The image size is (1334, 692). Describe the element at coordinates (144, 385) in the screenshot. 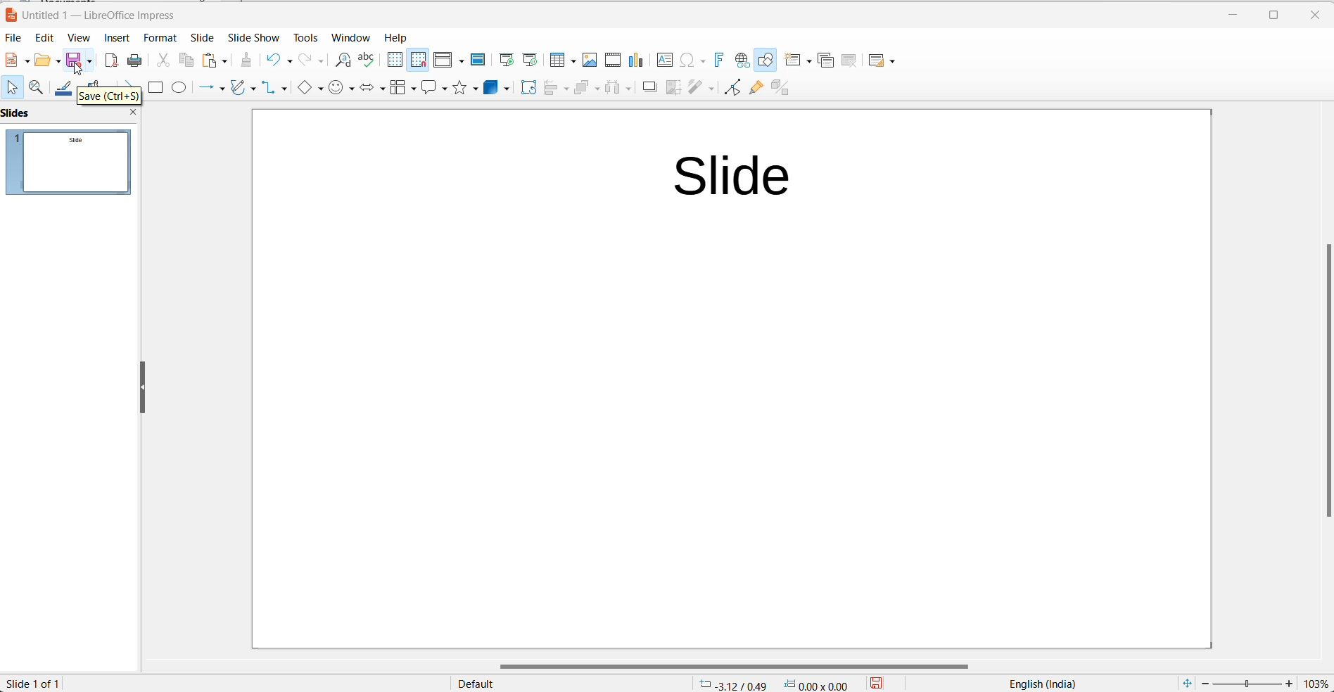

I see `hide left sidebar` at that location.